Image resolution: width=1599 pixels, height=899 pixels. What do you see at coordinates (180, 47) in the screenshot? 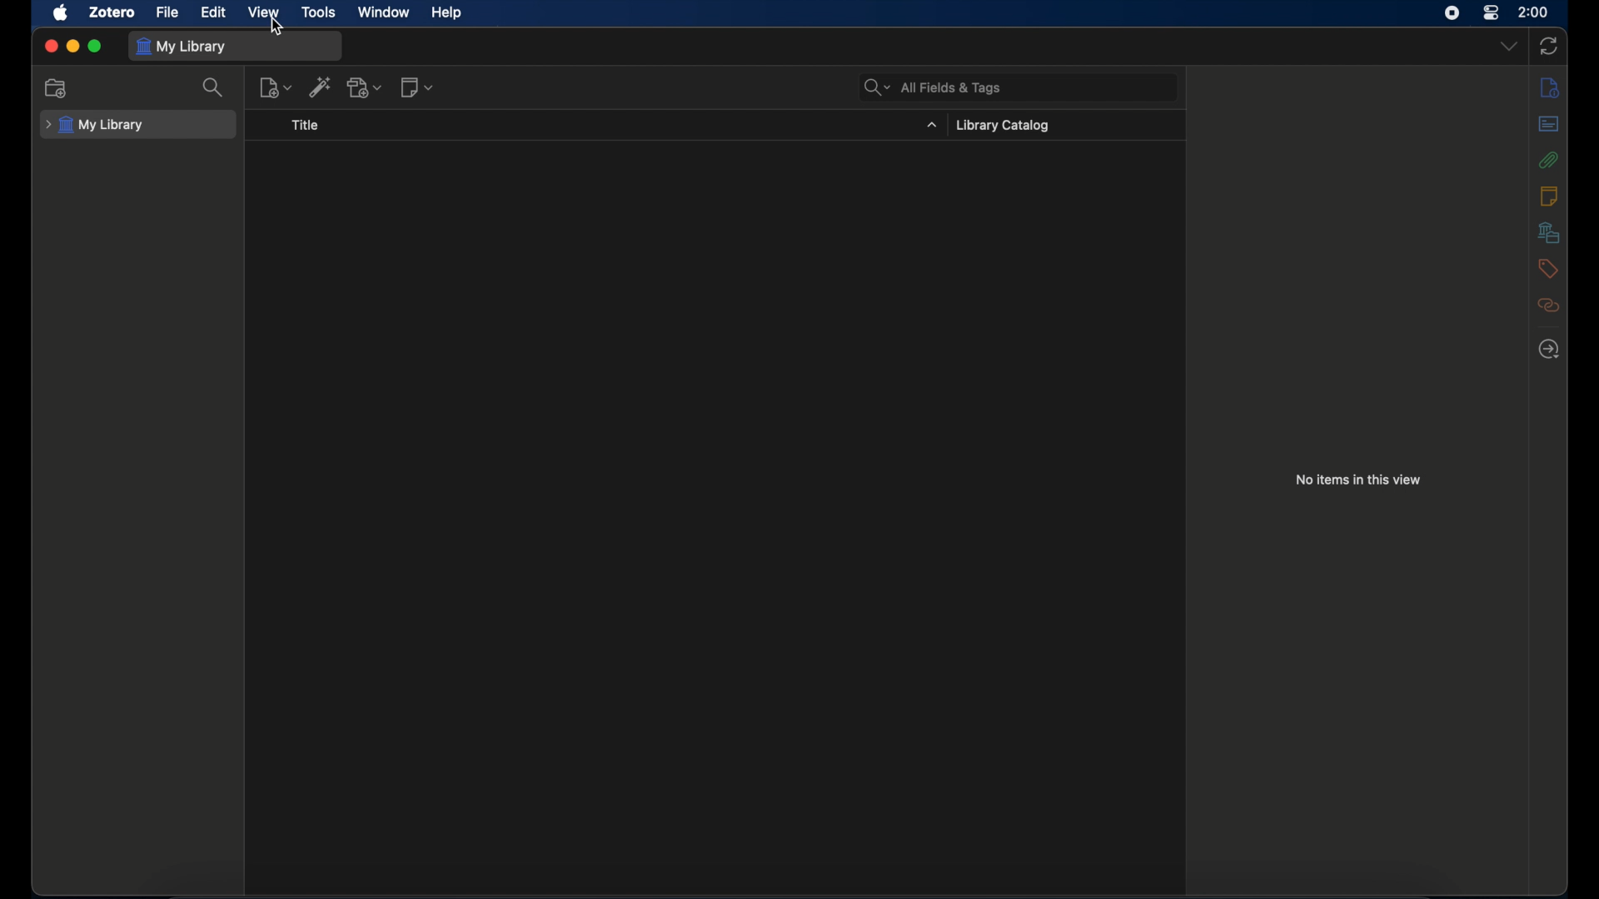
I see `my library` at bounding box center [180, 47].